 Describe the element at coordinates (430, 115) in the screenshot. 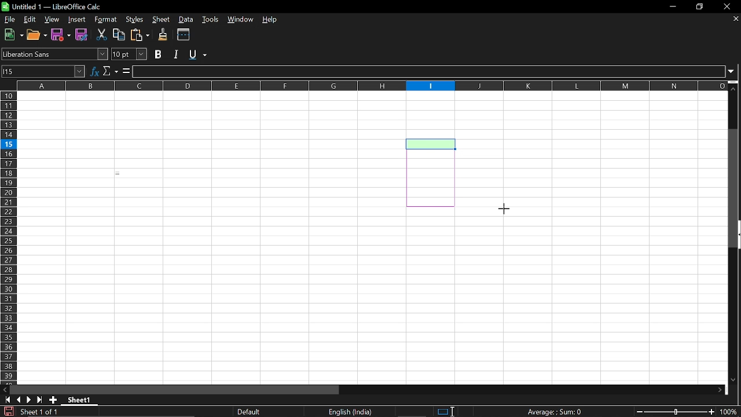

I see `Fillable cell` at that location.